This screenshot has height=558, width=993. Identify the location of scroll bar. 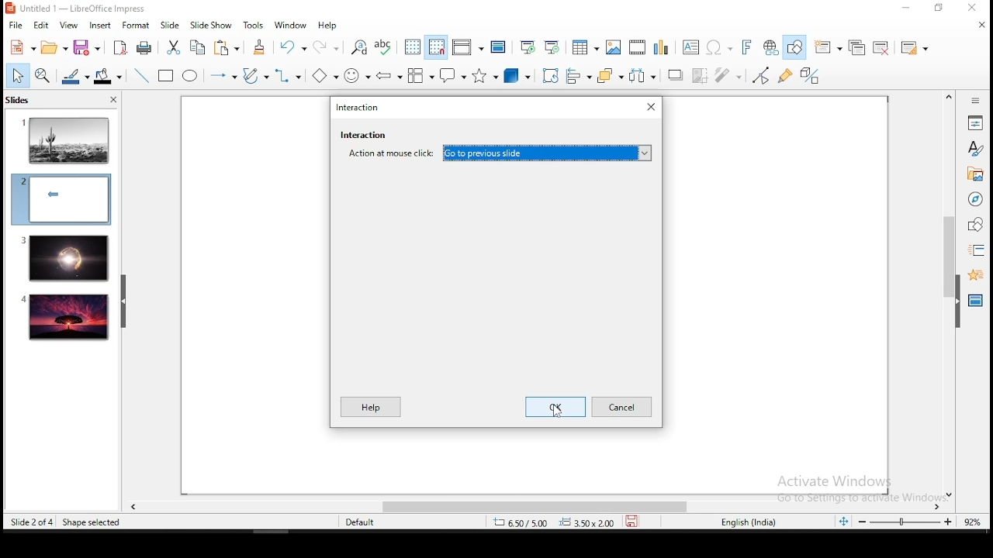
(528, 507).